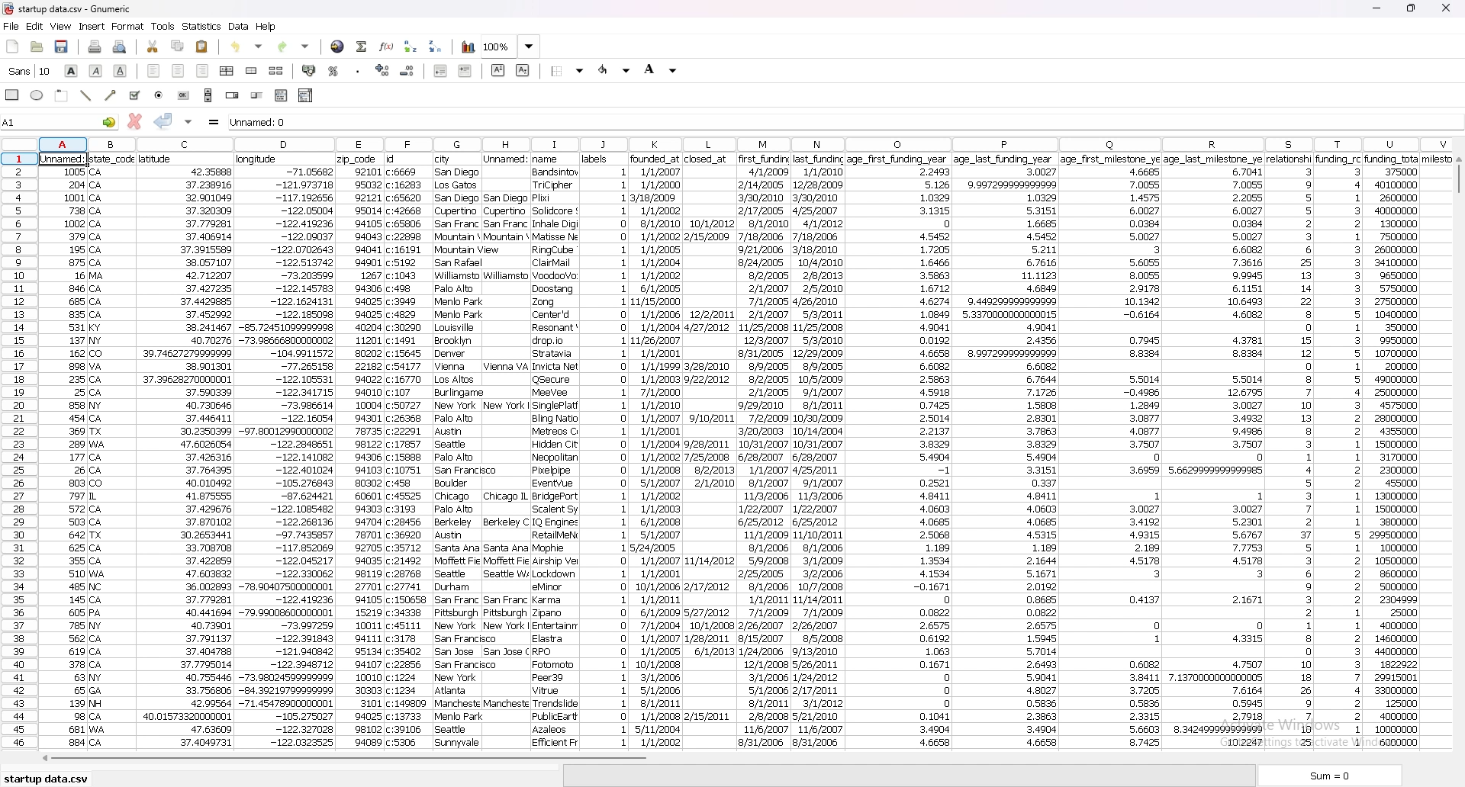 The height and width of the screenshot is (787, 1465). Describe the element at coordinates (498, 70) in the screenshot. I see `superscript` at that location.